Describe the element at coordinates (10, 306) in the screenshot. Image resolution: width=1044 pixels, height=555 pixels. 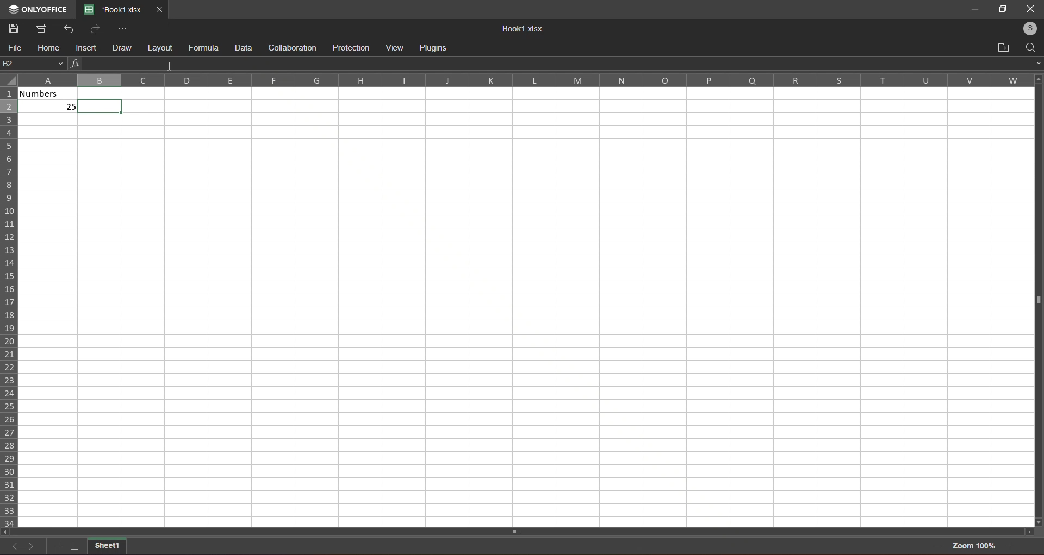
I see `row labels` at that location.